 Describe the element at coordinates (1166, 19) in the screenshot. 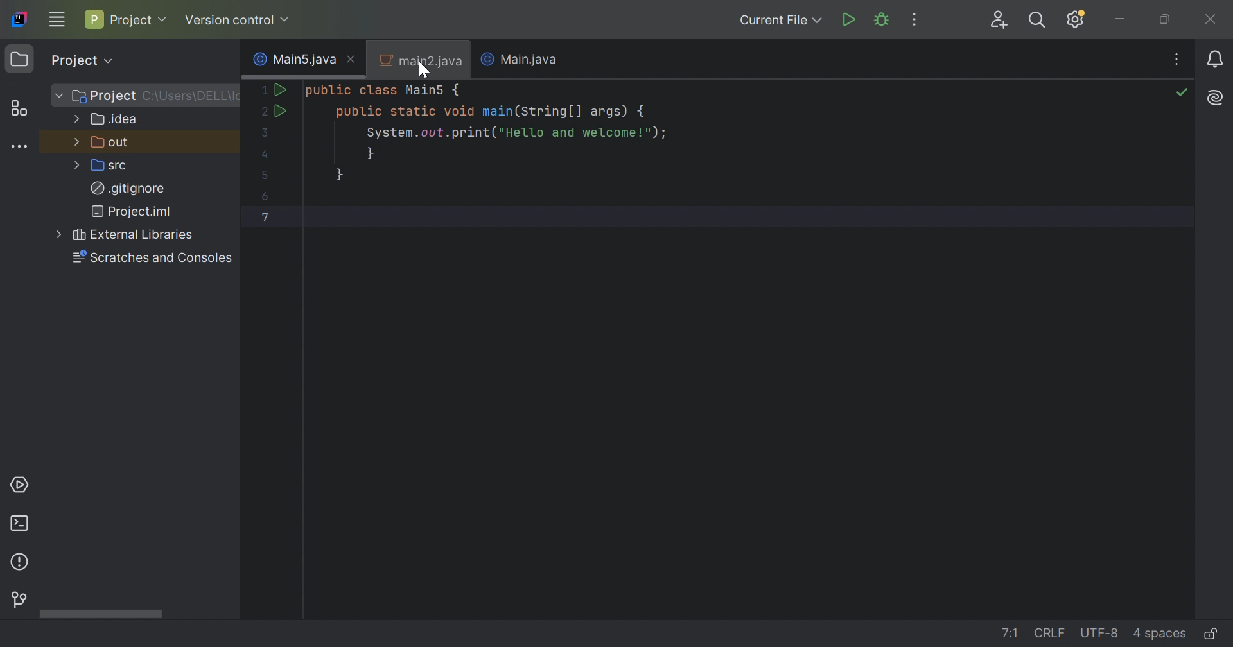

I see `Restore down` at that location.